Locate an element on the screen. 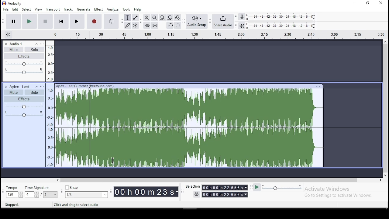 This screenshot has width=389, height=219. delete track is located at coordinates (6, 87).